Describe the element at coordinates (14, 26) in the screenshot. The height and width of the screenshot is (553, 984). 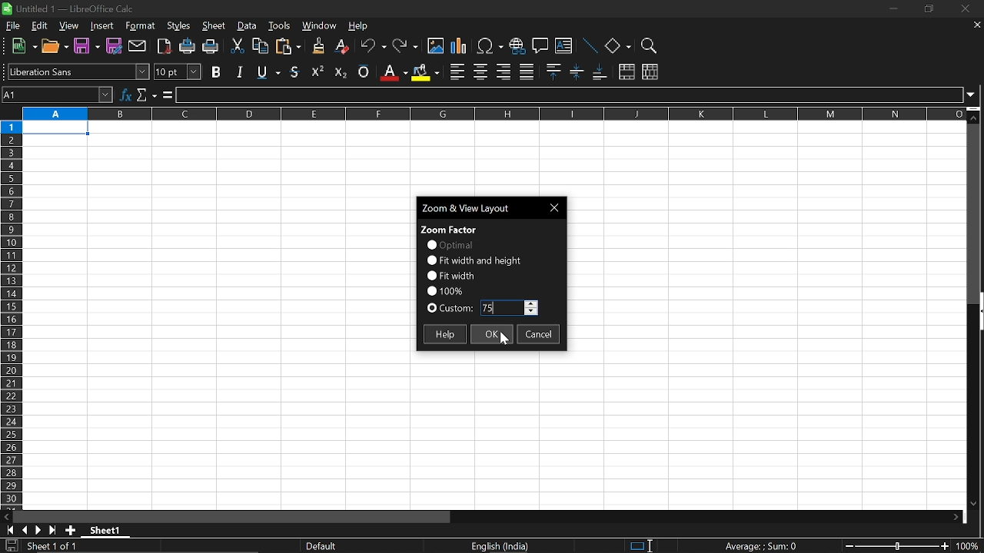
I see `file` at that location.